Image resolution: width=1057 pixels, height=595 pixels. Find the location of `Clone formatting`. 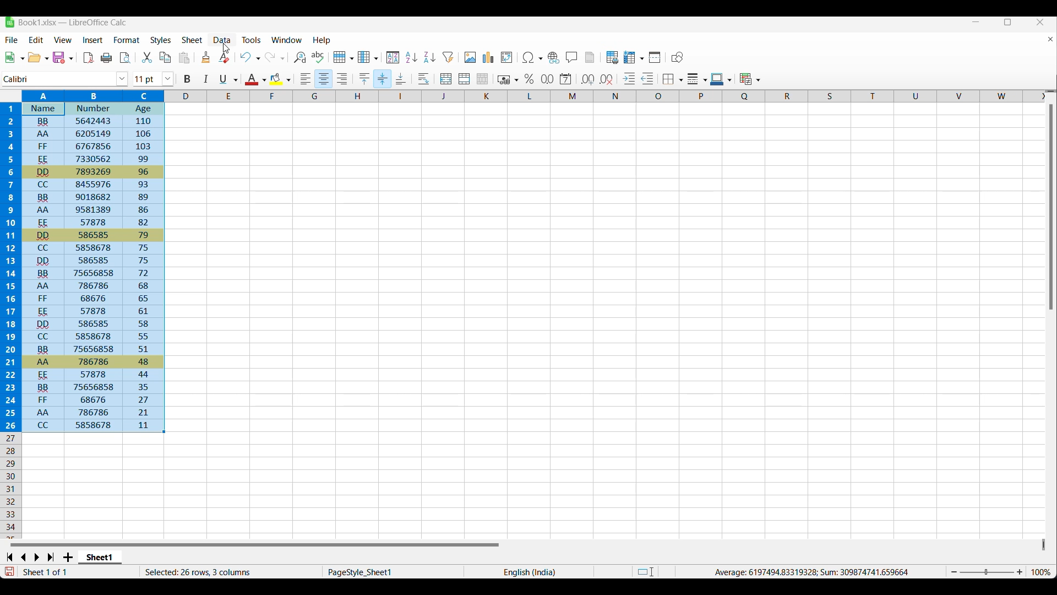

Clone formatting is located at coordinates (206, 57).